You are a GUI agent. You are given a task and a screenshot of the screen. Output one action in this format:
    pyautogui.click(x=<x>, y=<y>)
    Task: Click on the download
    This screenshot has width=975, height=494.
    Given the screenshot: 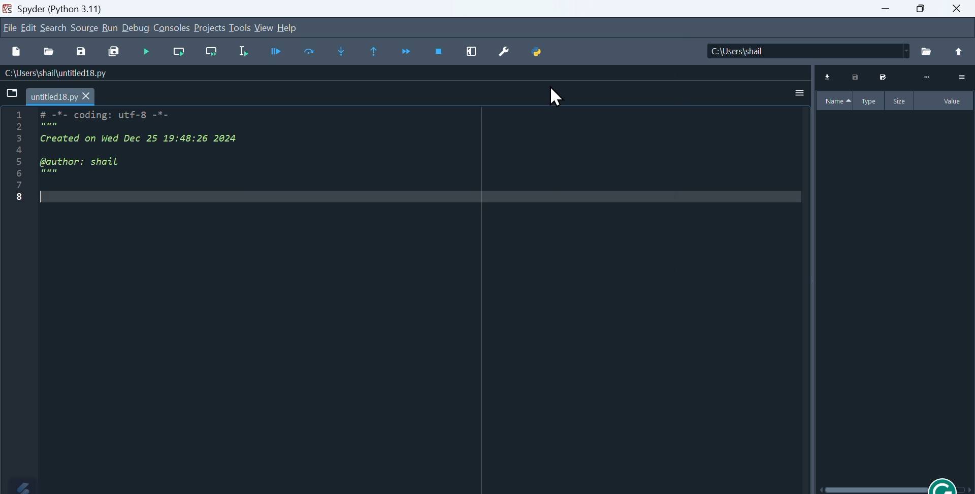 What is the action you would take?
    pyautogui.click(x=827, y=77)
    